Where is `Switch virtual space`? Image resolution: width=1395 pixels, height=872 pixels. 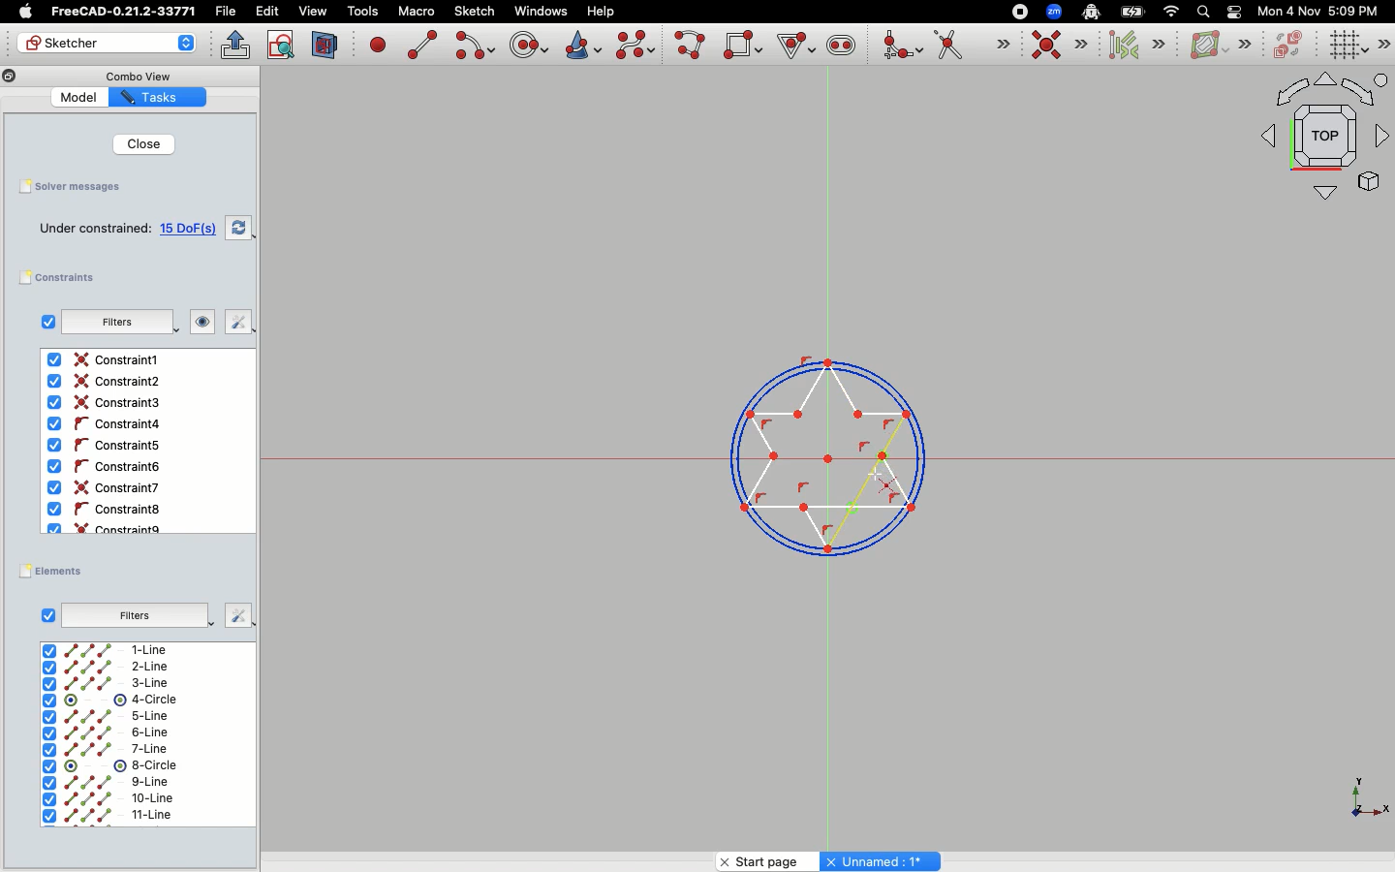
Switch virtual space is located at coordinates (1290, 46).